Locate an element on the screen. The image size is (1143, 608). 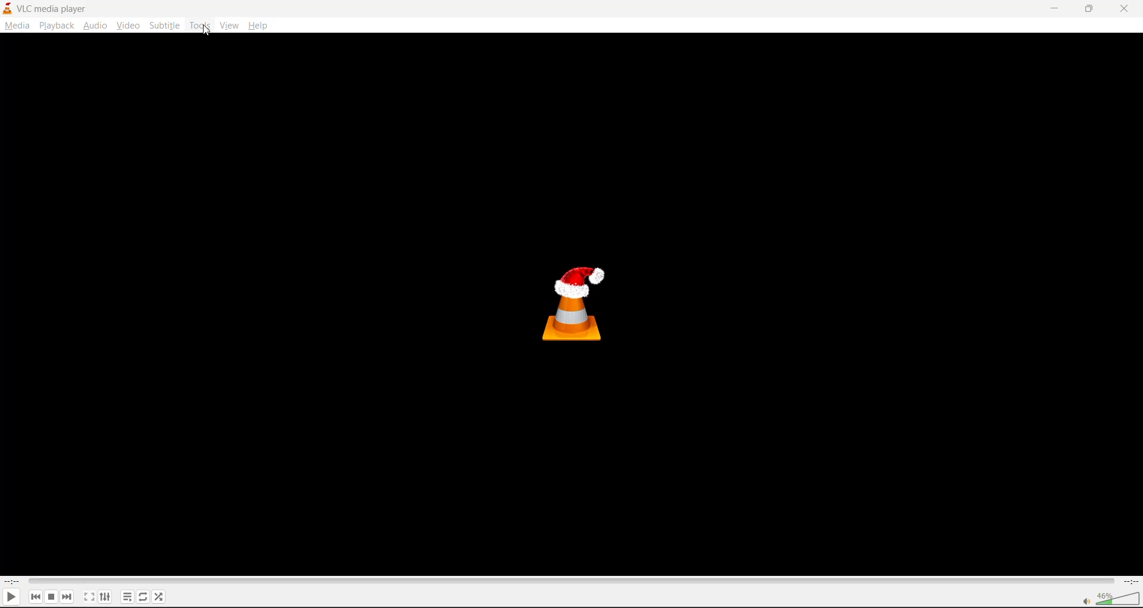
previous is located at coordinates (35, 597).